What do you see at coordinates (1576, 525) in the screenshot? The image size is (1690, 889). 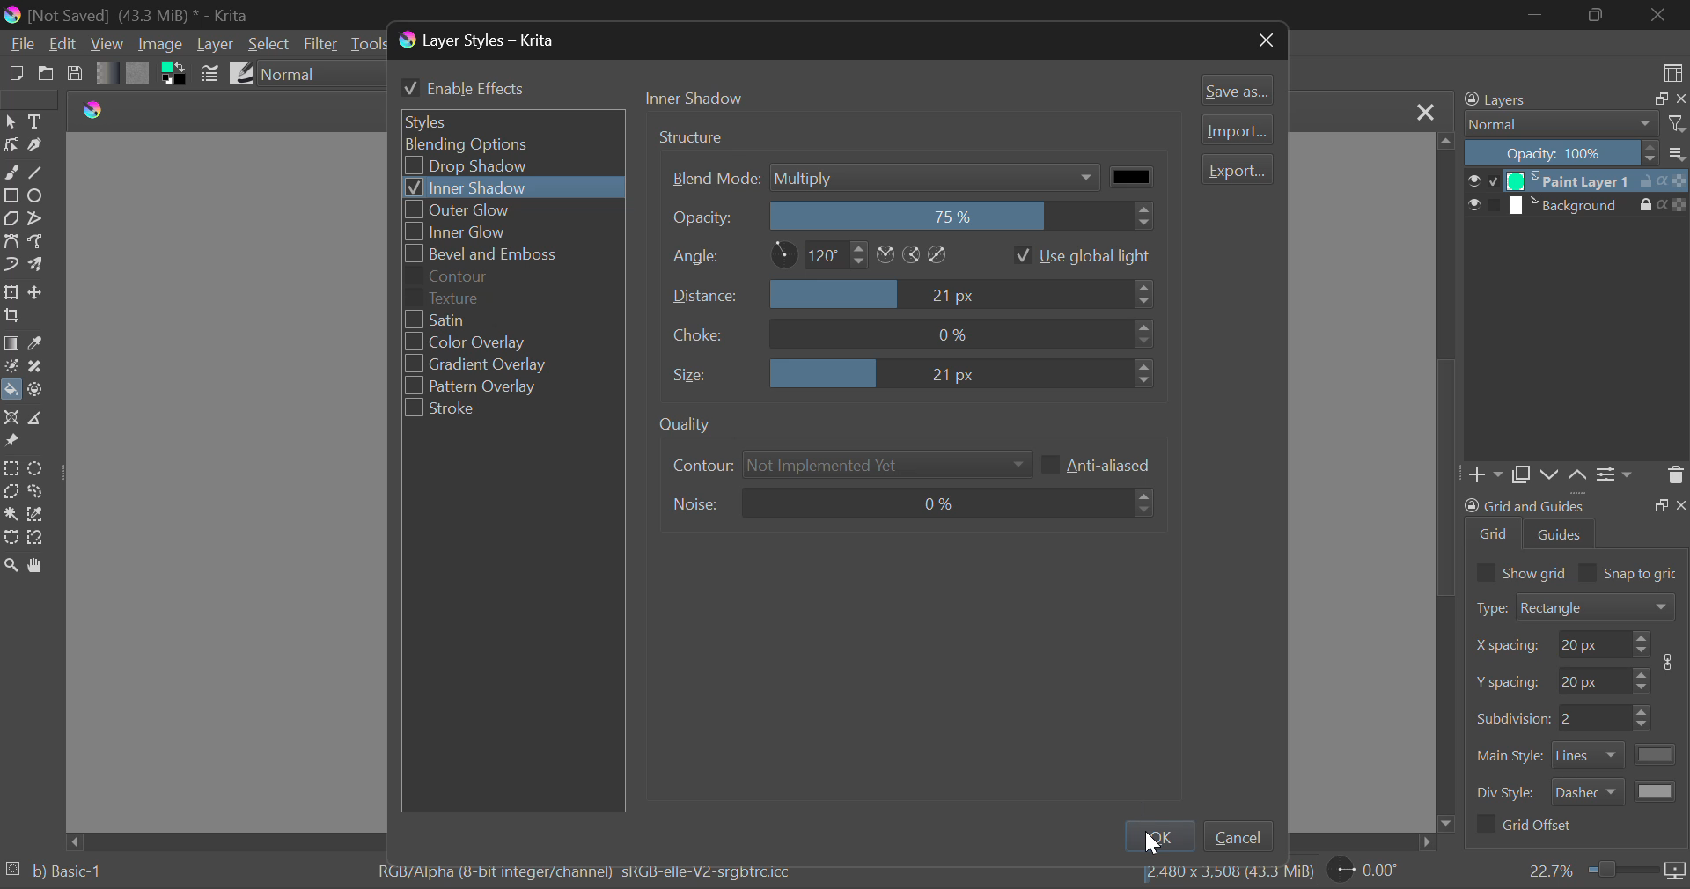 I see `Grid and Guides Docker Tab` at bounding box center [1576, 525].